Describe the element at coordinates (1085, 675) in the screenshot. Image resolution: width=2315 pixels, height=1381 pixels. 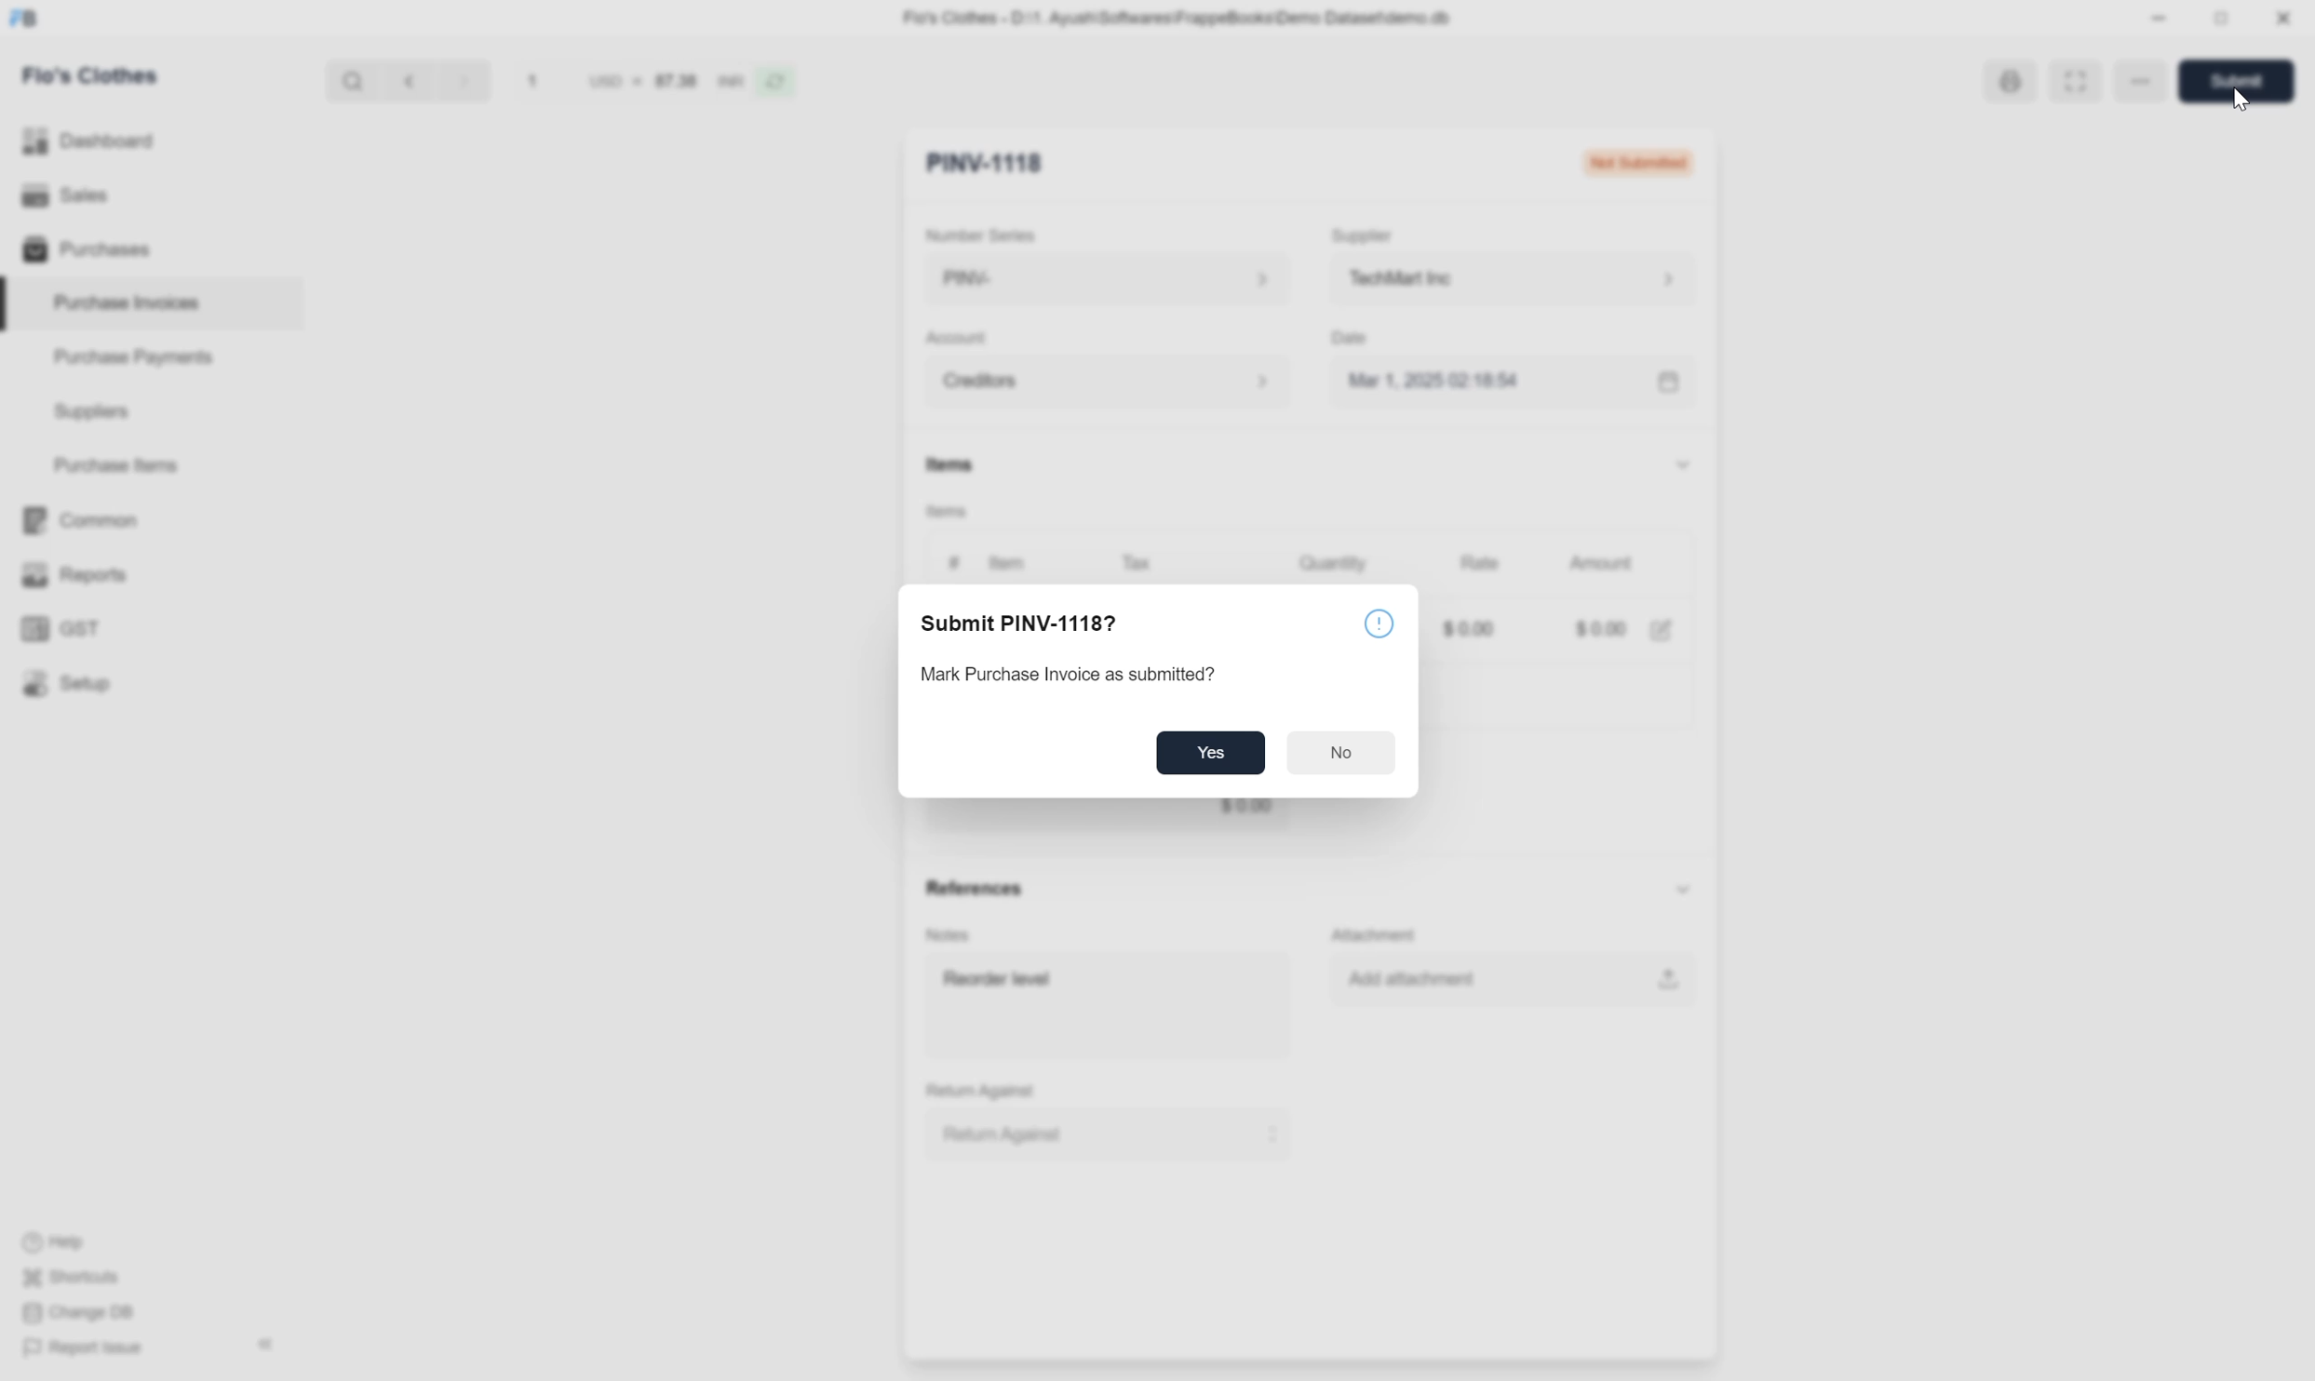
I see `Mark Purchase Invoice as submitted?` at that location.